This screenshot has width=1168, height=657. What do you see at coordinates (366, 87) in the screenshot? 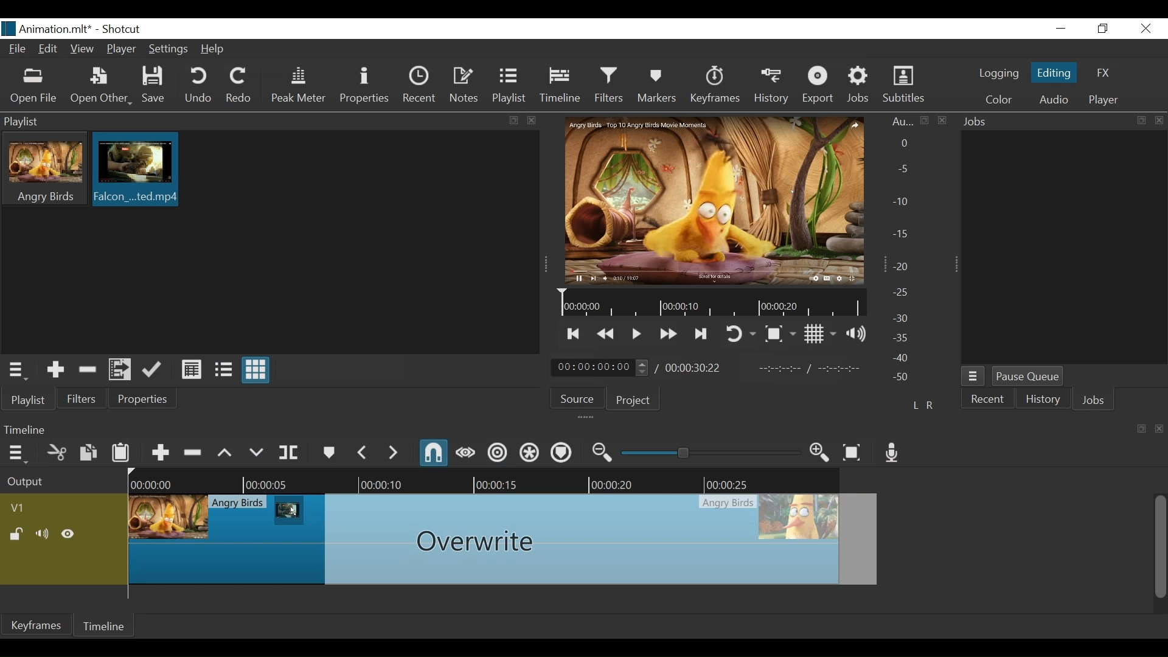
I see `Properties` at bounding box center [366, 87].